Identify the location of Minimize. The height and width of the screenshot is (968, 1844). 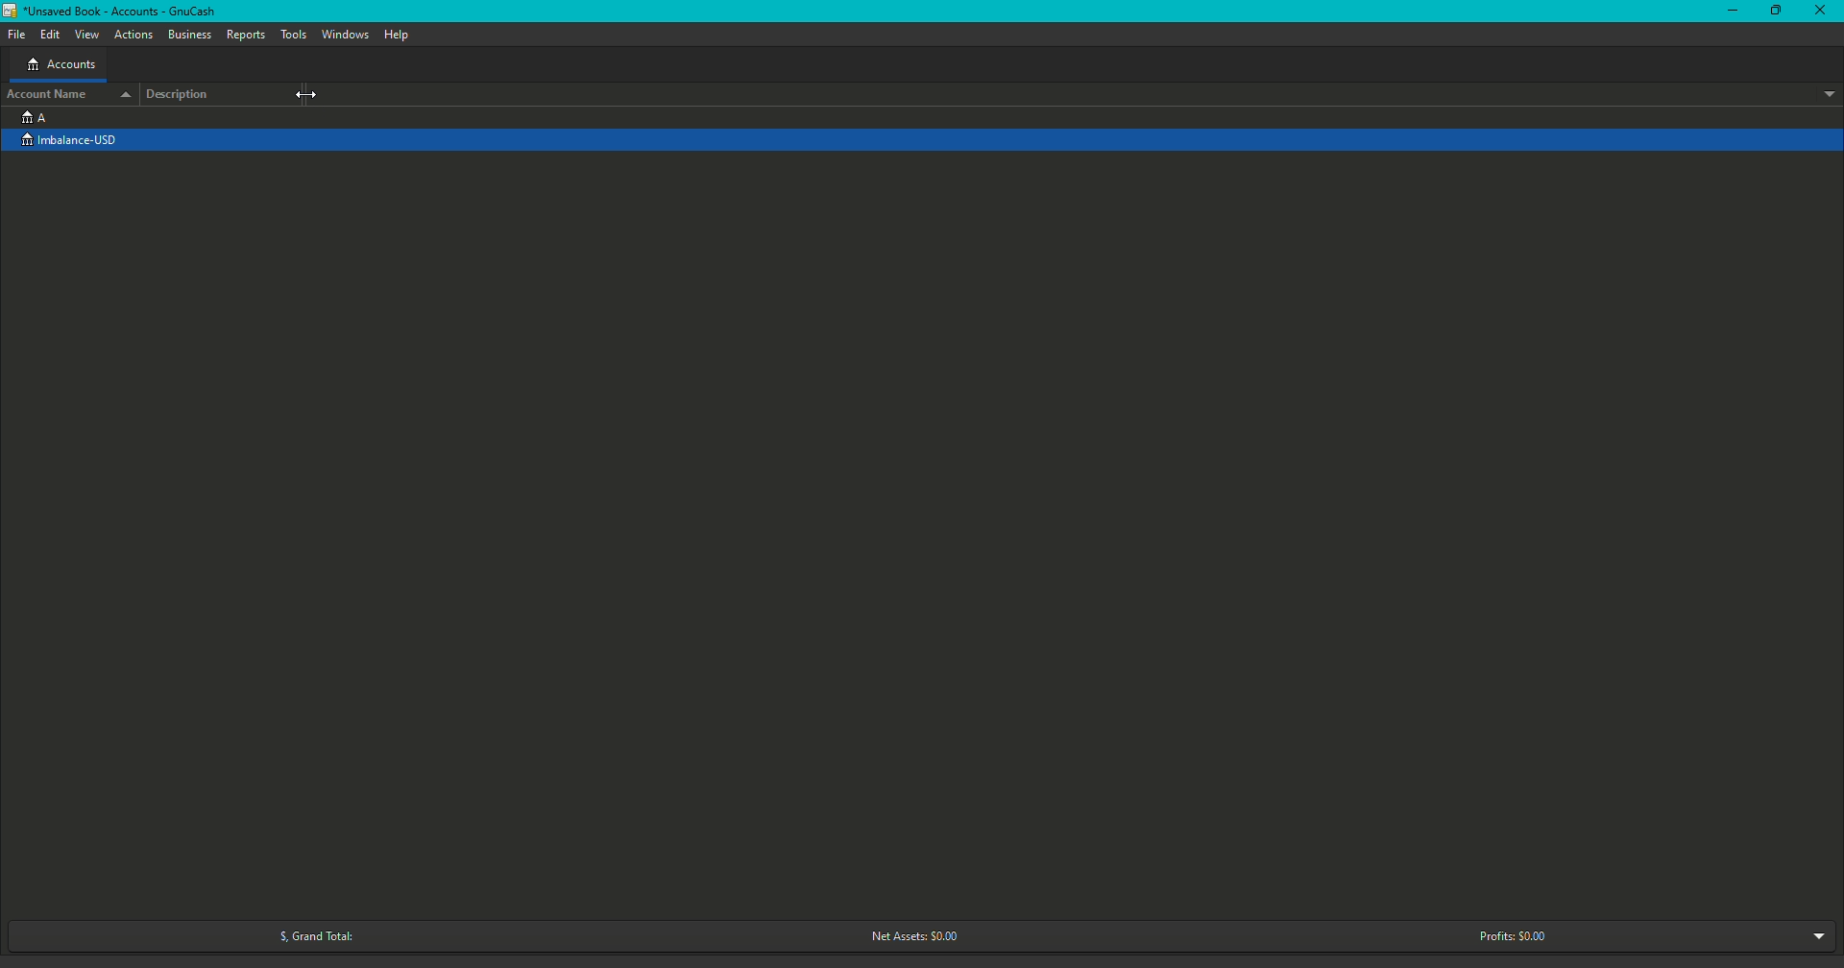
(1734, 12).